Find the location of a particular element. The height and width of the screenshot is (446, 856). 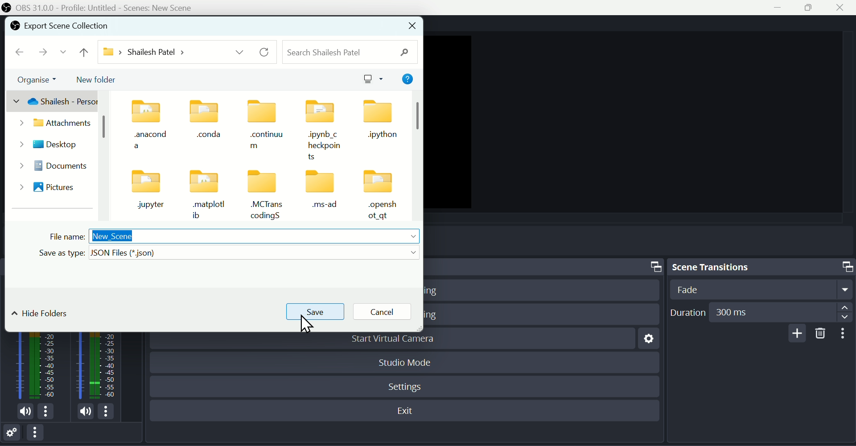

cursor on save is located at coordinates (307, 324).